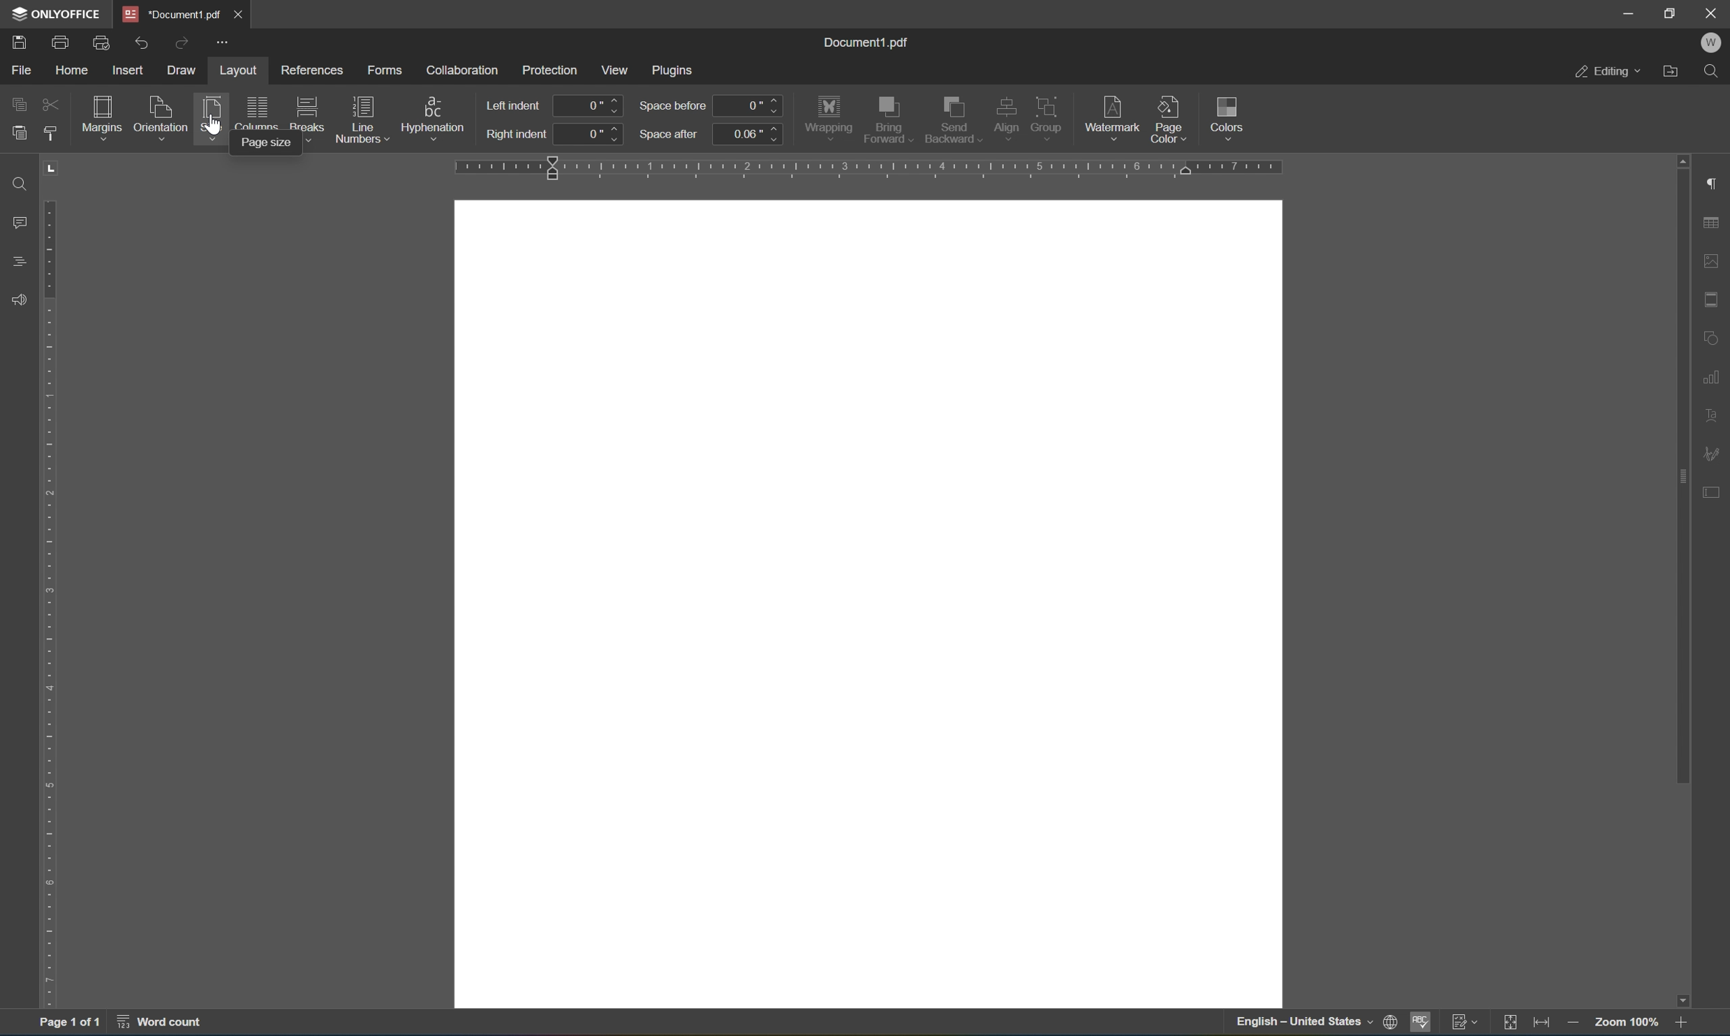 Image resolution: width=1730 pixels, height=1036 pixels. Describe the element at coordinates (1713, 223) in the screenshot. I see `table settings` at that location.